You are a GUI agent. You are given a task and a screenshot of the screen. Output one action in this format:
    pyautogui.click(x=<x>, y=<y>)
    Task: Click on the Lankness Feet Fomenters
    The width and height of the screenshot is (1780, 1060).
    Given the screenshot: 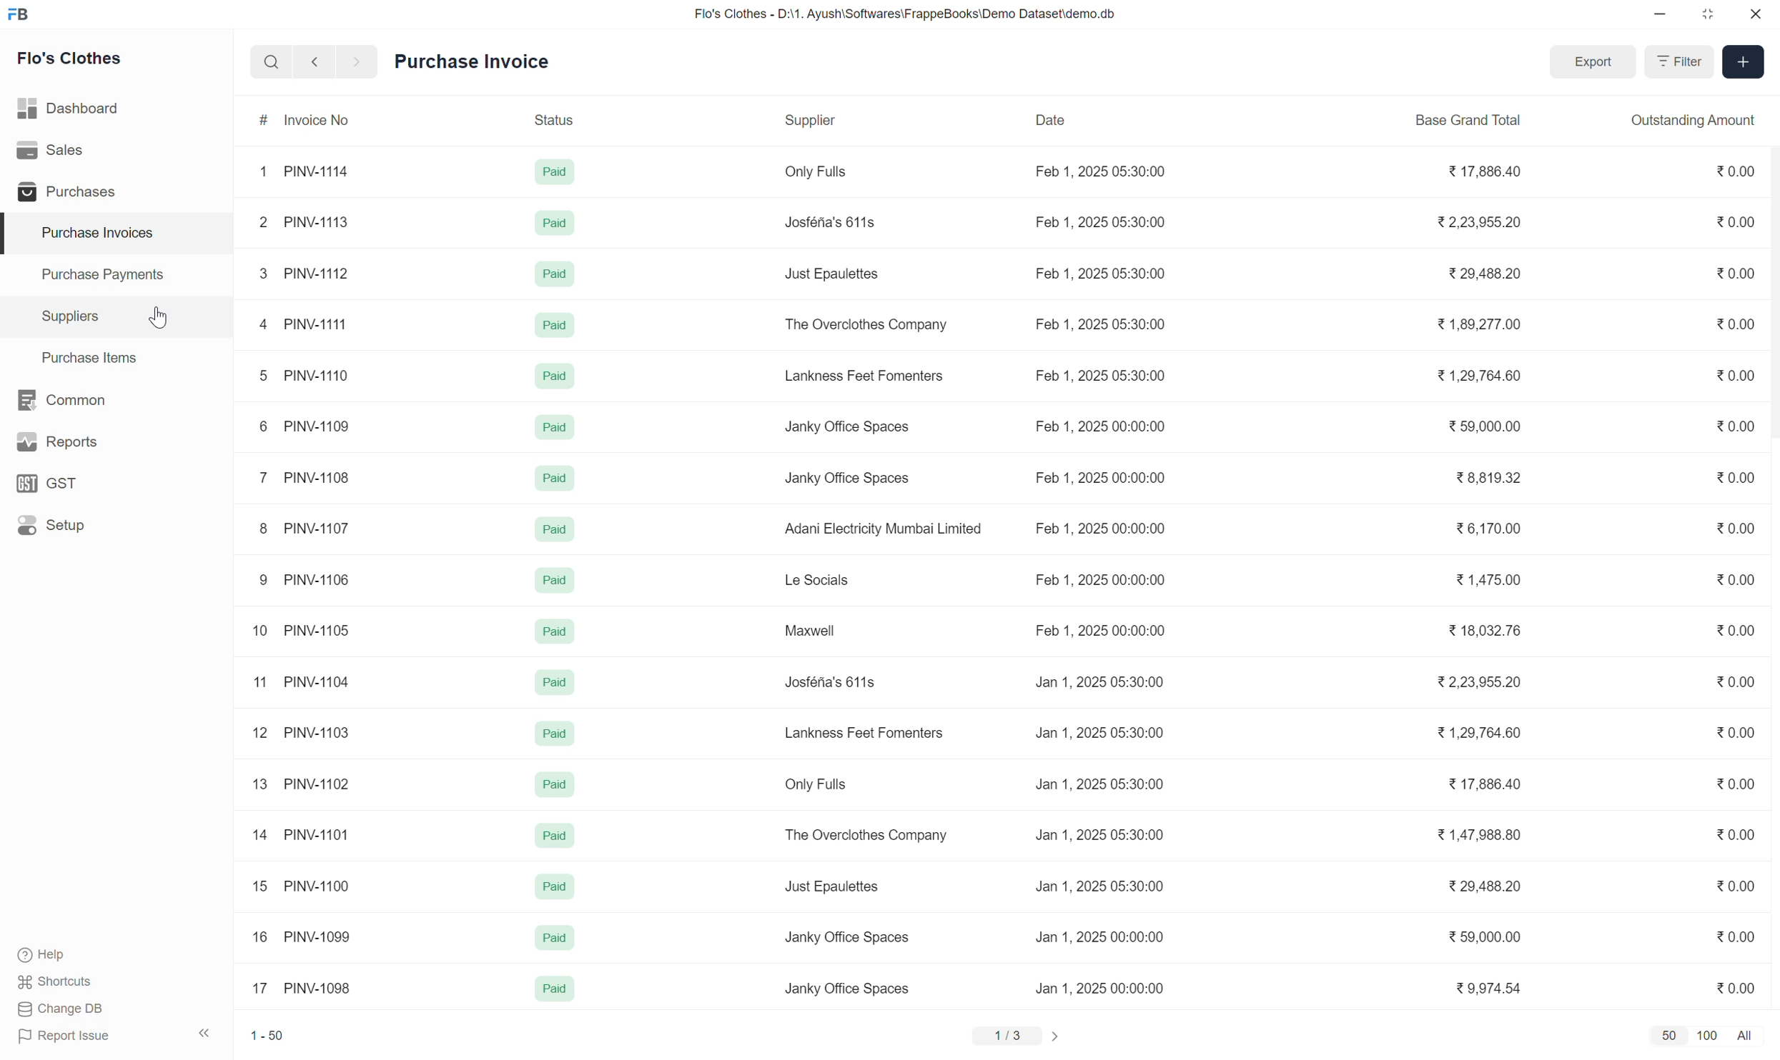 What is the action you would take?
    pyautogui.click(x=864, y=733)
    